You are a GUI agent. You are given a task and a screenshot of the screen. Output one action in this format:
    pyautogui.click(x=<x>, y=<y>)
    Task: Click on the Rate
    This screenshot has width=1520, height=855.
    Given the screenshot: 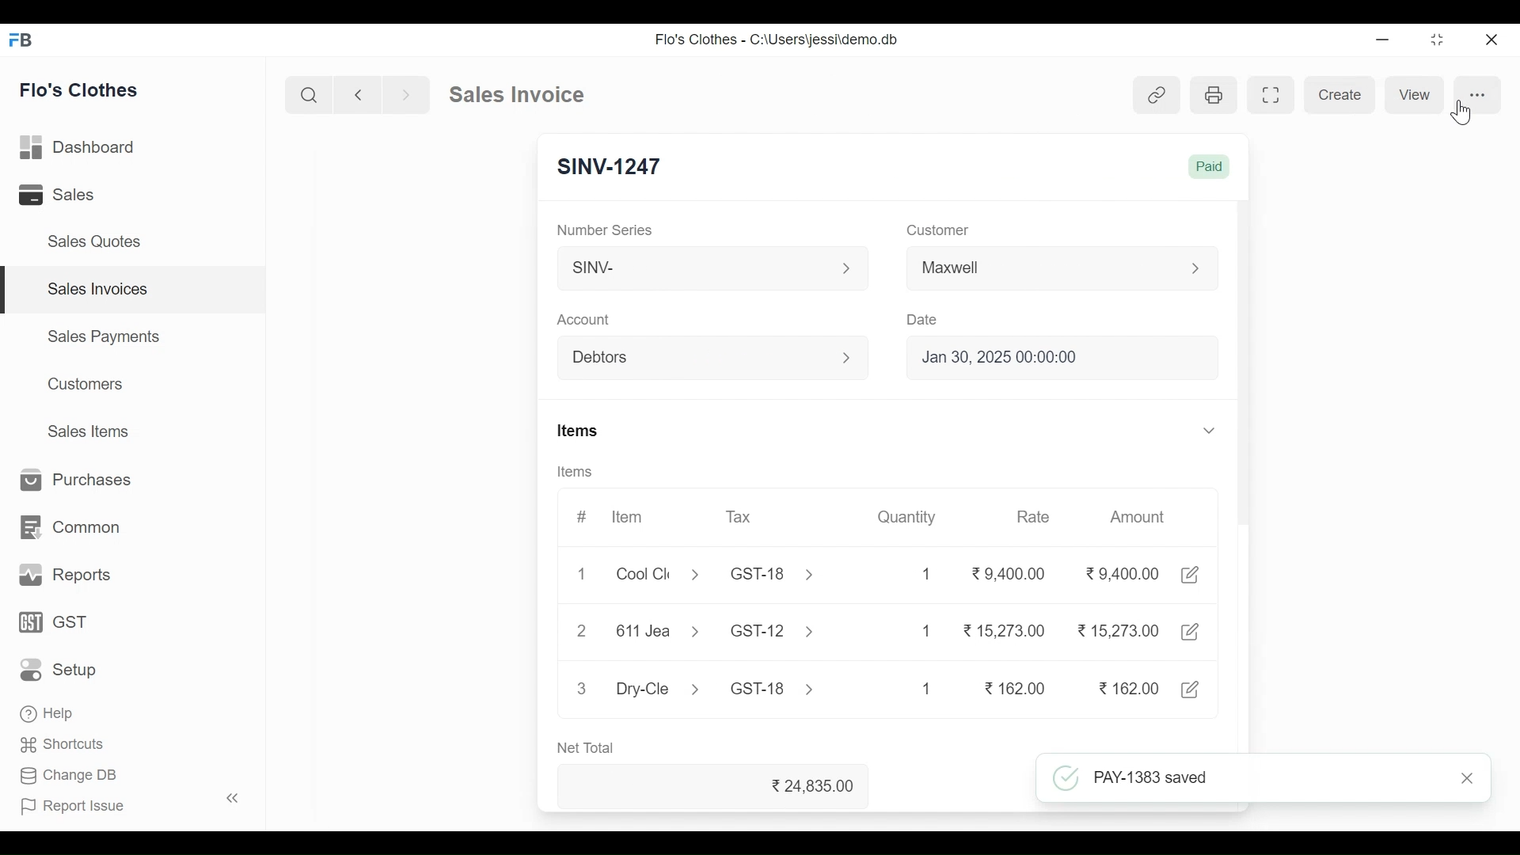 What is the action you would take?
    pyautogui.click(x=1035, y=516)
    